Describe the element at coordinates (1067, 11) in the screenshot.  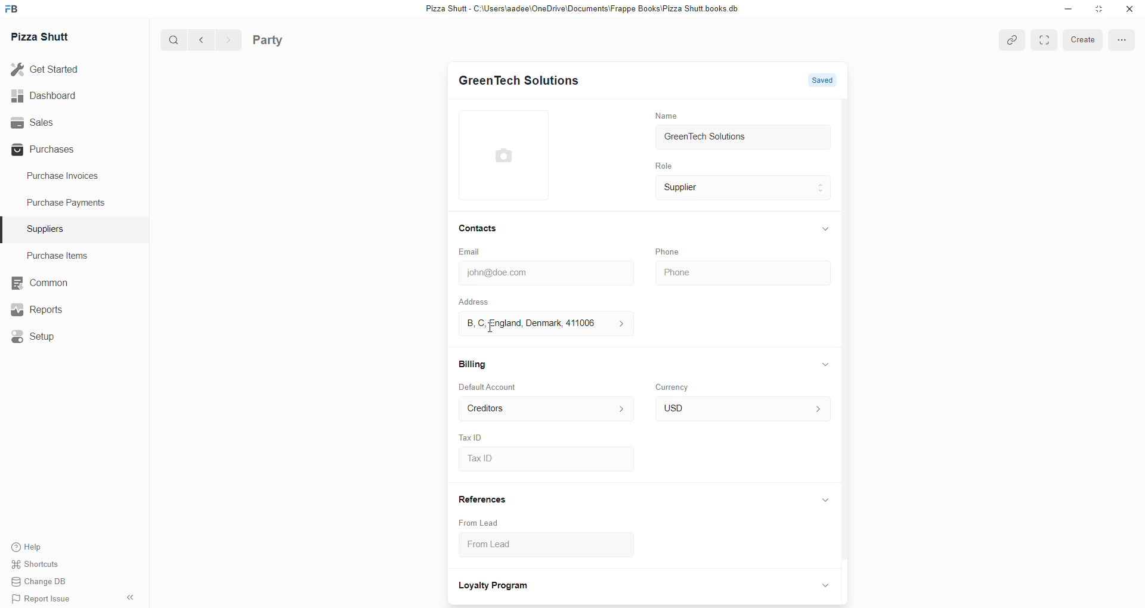
I see `minimize` at that location.